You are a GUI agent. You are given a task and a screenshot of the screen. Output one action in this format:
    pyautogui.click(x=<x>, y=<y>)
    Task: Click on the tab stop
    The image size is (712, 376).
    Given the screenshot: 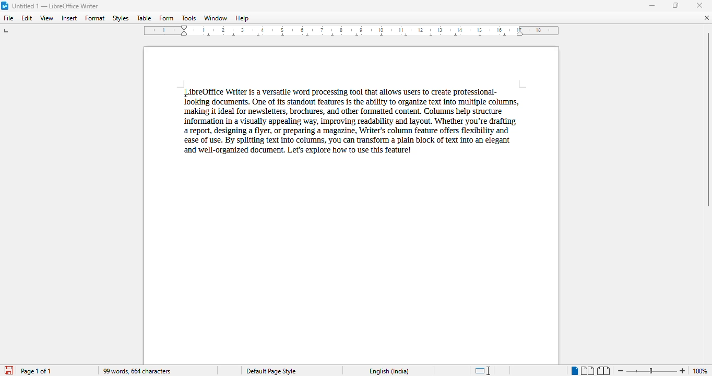 What is the action you would take?
    pyautogui.click(x=9, y=32)
    